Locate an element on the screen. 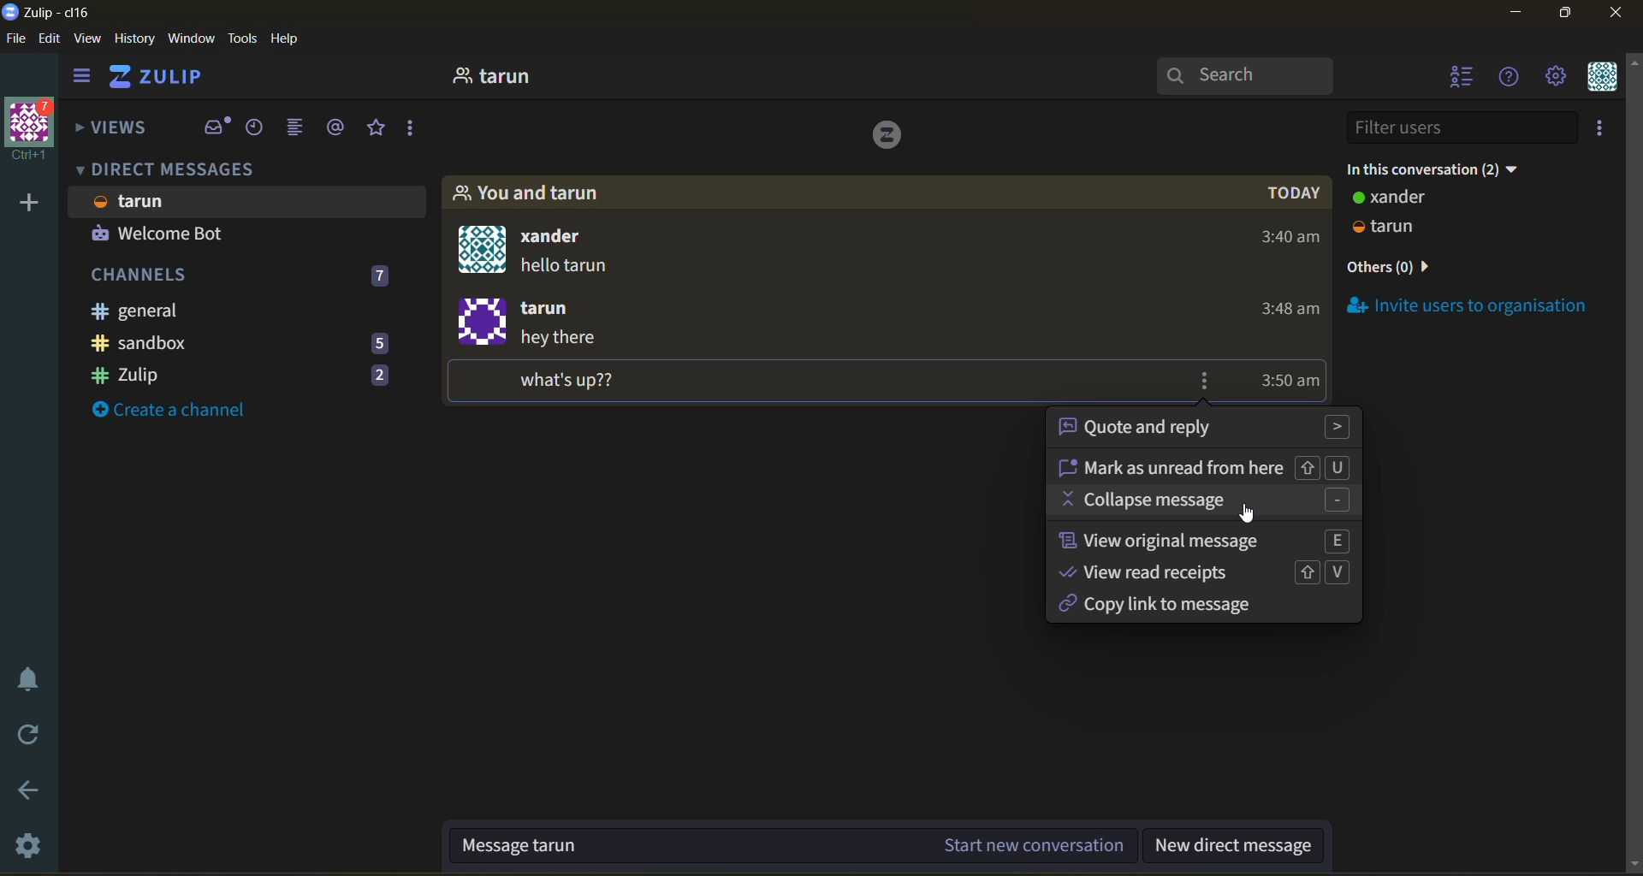 The image size is (1643, 876). in this conversation is located at coordinates (1442, 169).